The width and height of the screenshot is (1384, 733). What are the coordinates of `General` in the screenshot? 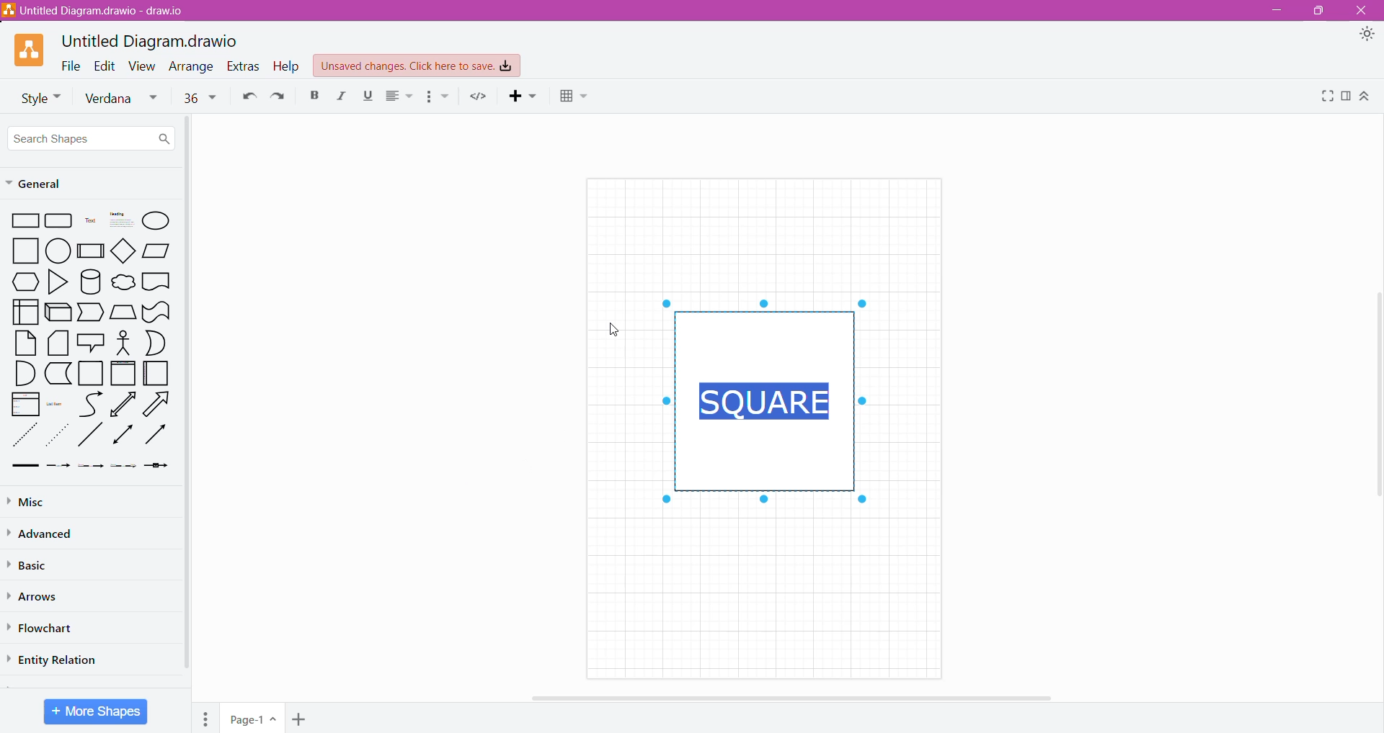 It's located at (48, 185).